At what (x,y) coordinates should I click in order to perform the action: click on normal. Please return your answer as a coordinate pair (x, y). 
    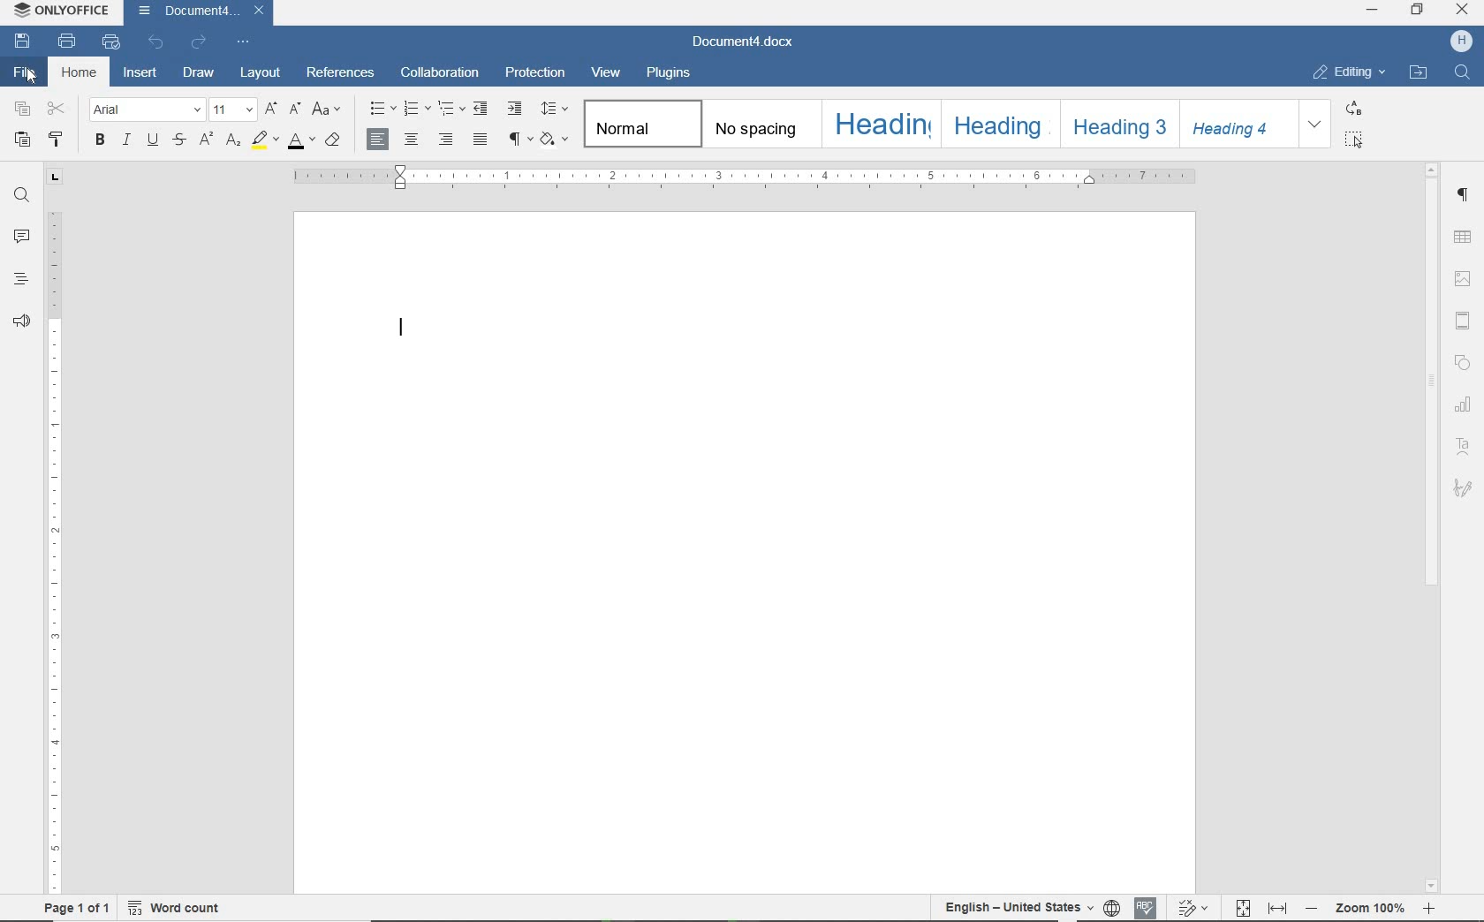
    Looking at the image, I should click on (643, 124).